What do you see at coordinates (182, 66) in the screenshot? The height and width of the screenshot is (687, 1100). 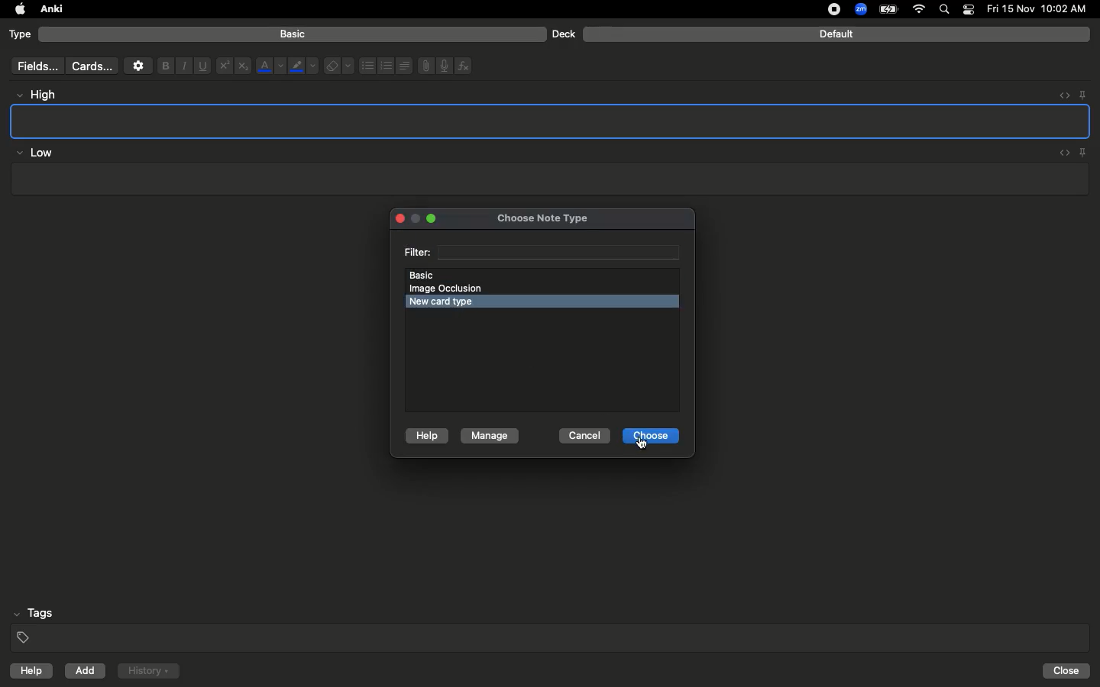 I see `Italics` at bounding box center [182, 66].